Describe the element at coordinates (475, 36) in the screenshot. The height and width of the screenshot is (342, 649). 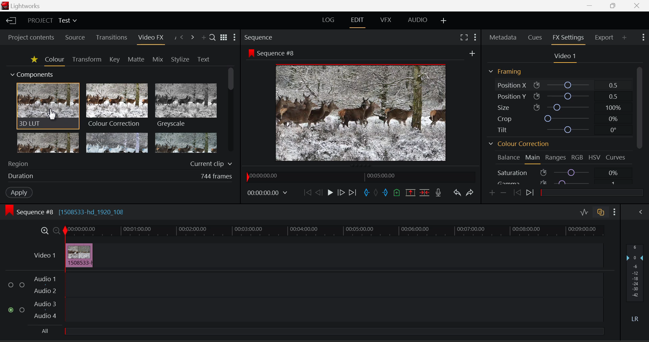
I see `Show Settings` at that location.